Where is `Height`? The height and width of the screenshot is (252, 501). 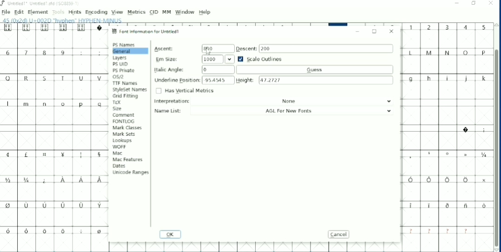
Height is located at coordinates (315, 80).